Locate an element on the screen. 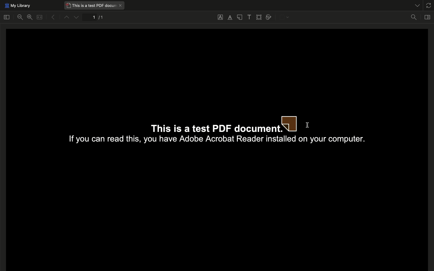 Image resolution: width=434 pixels, height=271 pixels. My library is located at coordinates (17, 6).